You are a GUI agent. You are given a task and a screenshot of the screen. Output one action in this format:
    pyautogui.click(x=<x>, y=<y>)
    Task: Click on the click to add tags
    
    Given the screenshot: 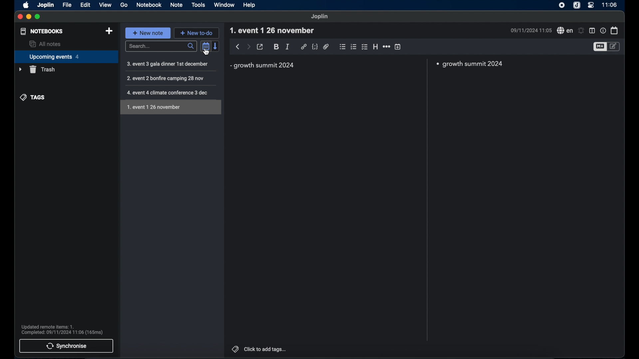 What is the action you would take?
    pyautogui.click(x=267, y=349)
    